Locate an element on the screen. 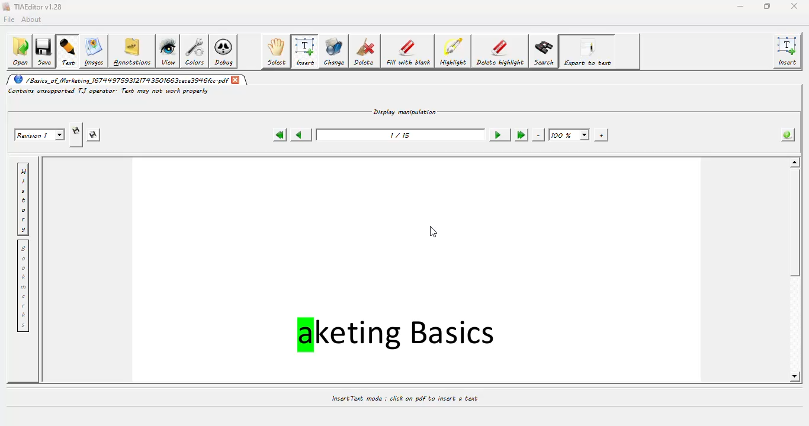 This screenshot has width=809, height=426. delete is located at coordinates (366, 52).